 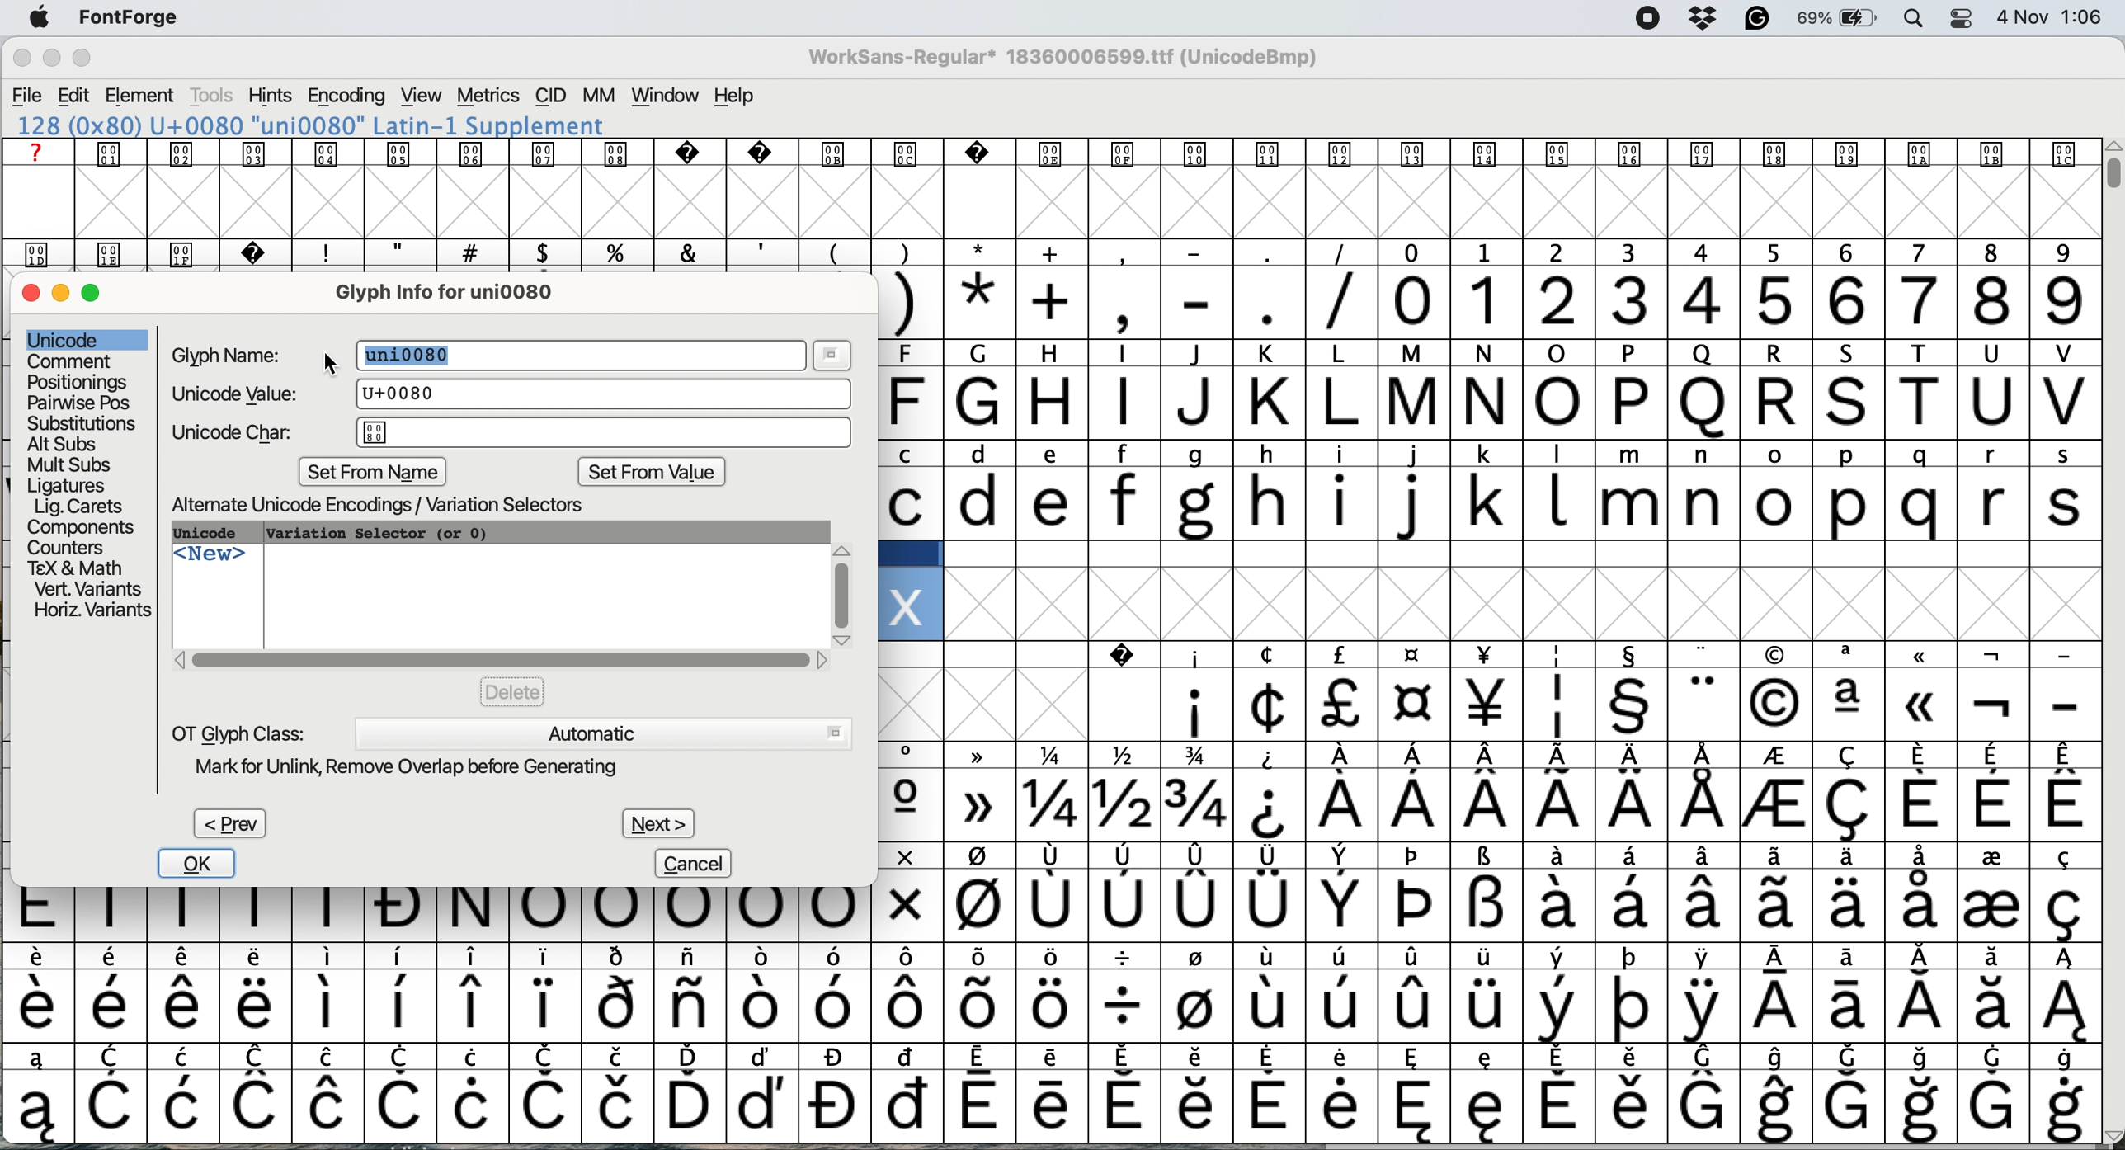 I want to click on view, so click(x=418, y=96).